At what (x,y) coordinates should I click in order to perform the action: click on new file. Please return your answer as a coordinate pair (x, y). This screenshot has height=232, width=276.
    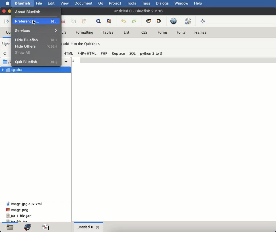
    Looking at the image, I should click on (7, 22).